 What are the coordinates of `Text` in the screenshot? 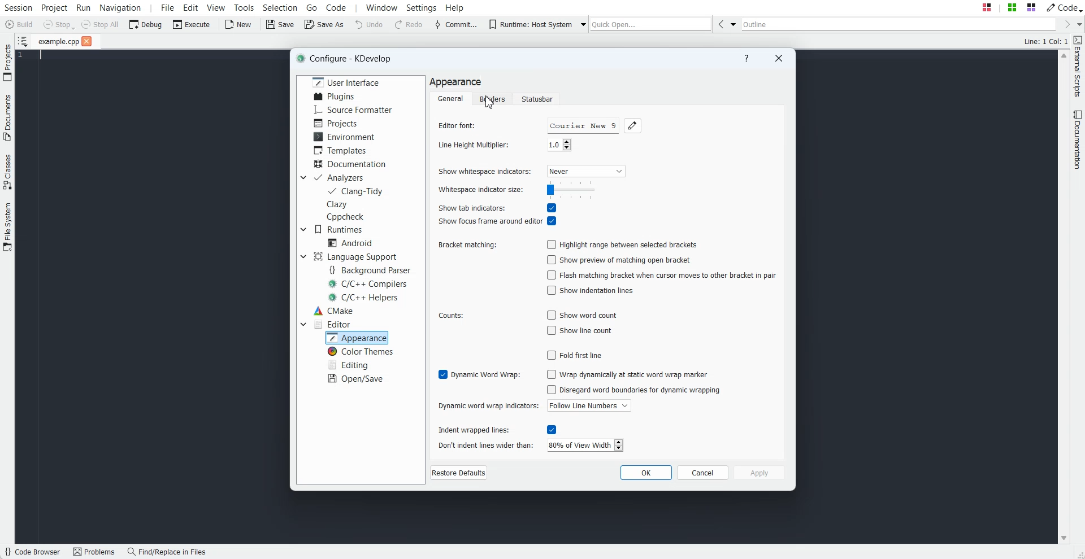 It's located at (1046, 41).